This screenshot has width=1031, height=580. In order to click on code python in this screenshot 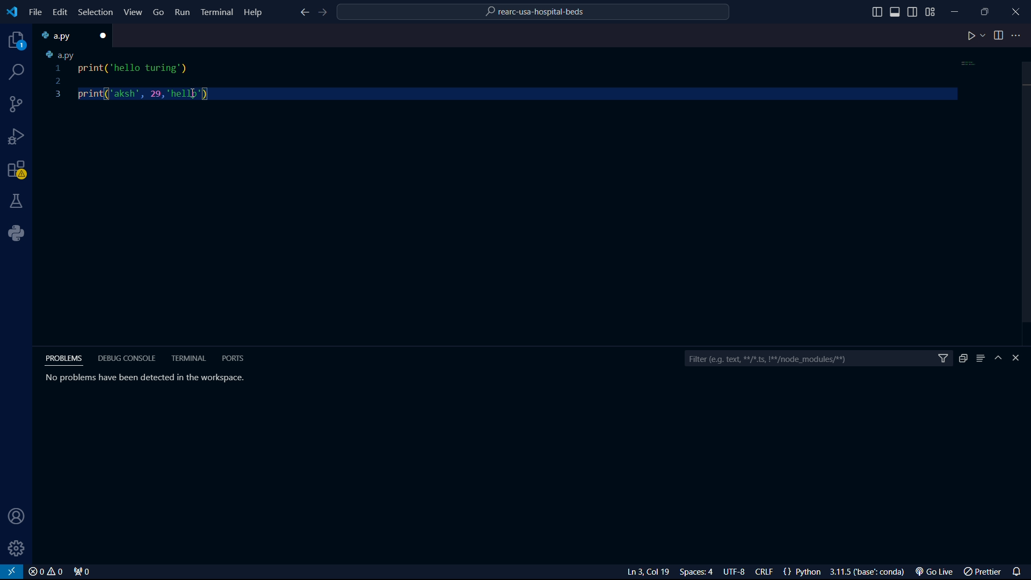, I will do `click(507, 77)`.